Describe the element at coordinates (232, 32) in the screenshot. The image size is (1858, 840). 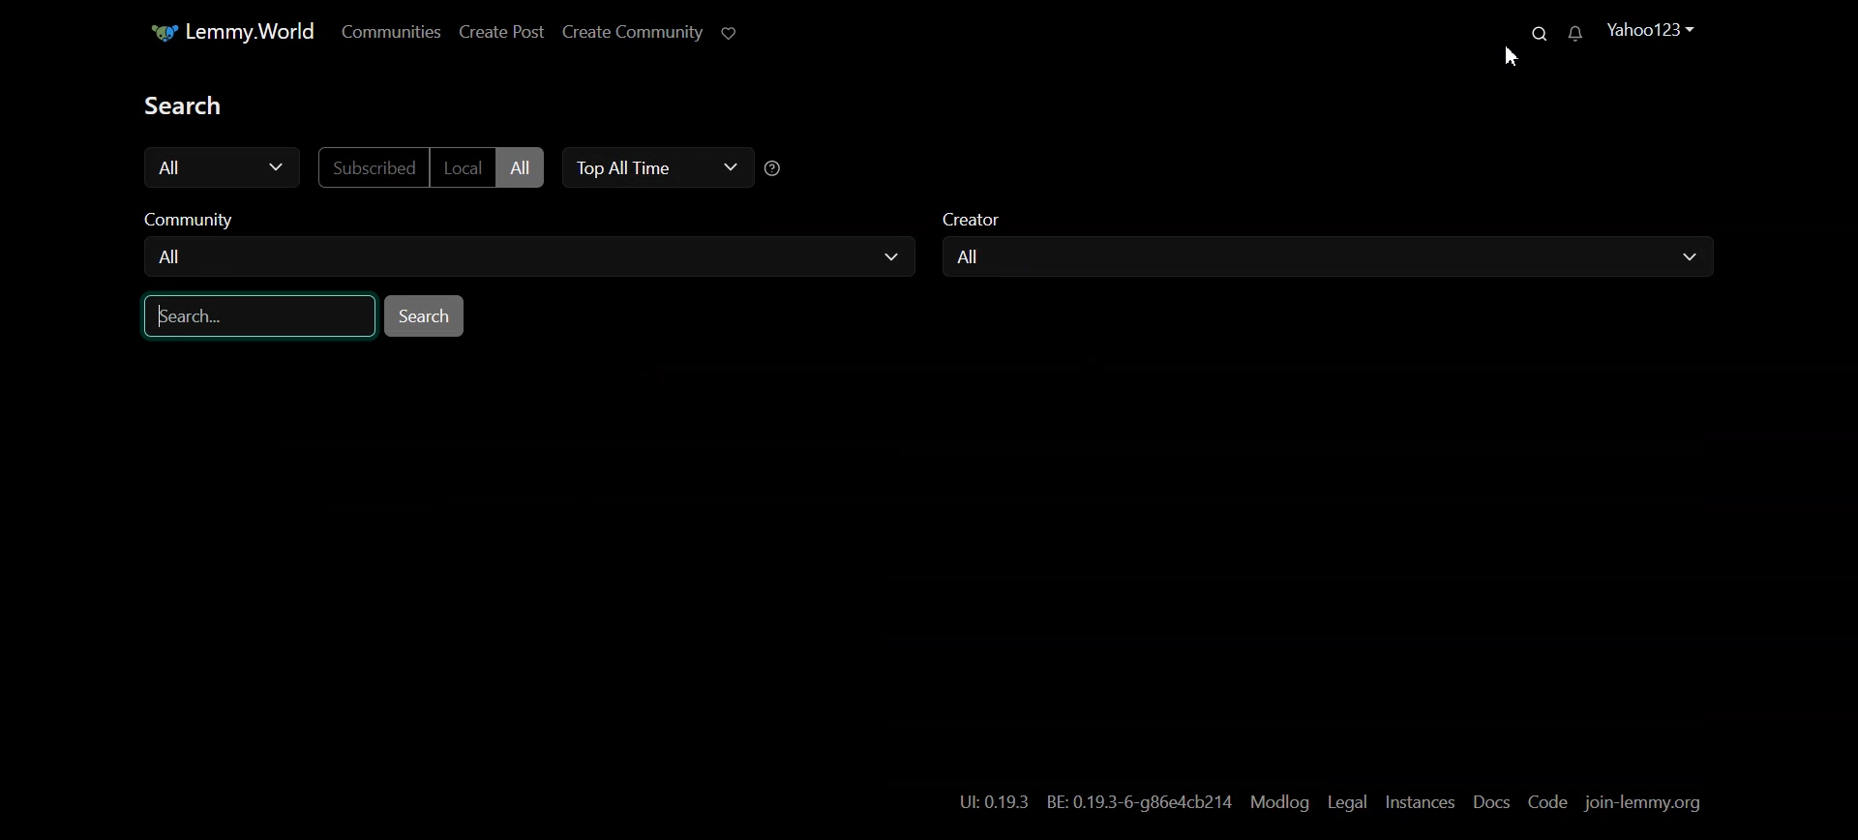
I see `Lemmy.World` at that location.